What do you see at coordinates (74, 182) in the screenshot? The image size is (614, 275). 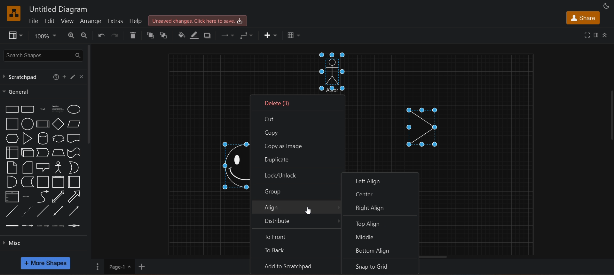 I see `horizontal container` at bounding box center [74, 182].